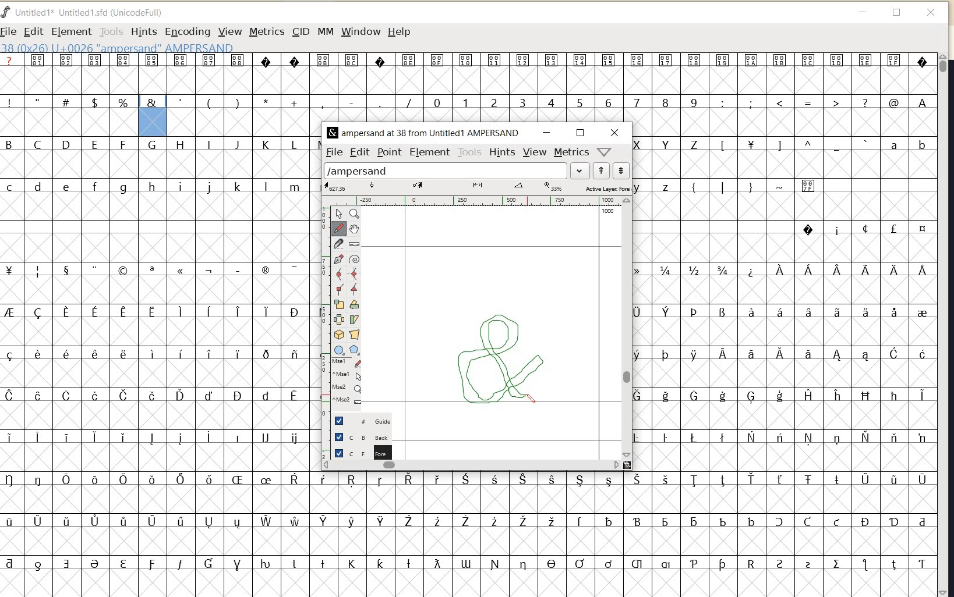  What do you see at coordinates (359, 452) in the screenshot?
I see `FOREGROUND` at bounding box center [359, 452].